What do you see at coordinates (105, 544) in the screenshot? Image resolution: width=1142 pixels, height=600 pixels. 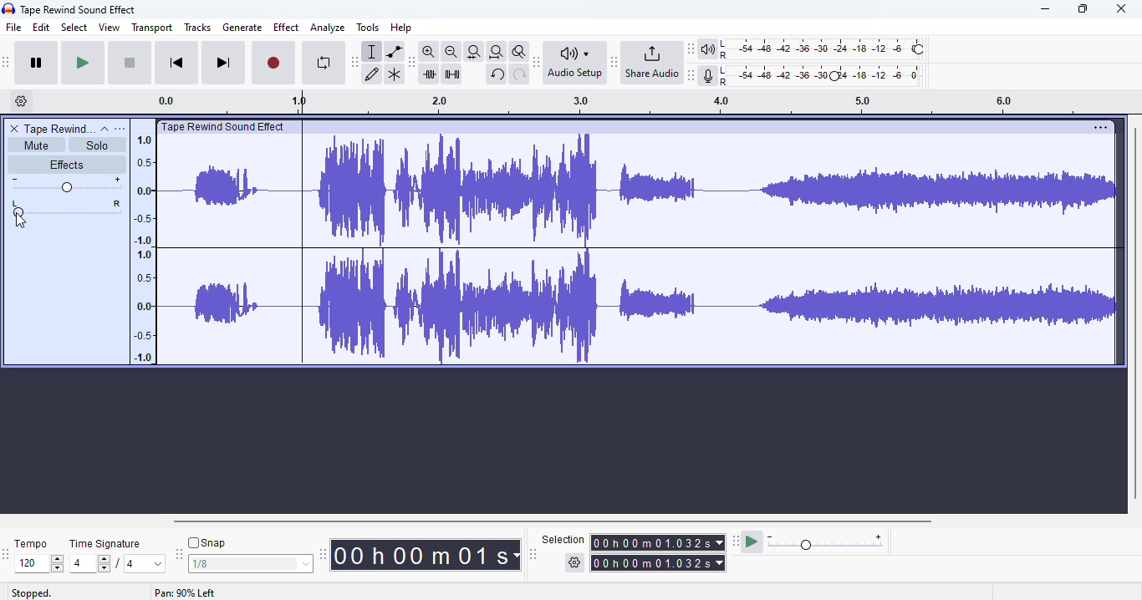 I see `time signature` at bounding box center [105, 544].